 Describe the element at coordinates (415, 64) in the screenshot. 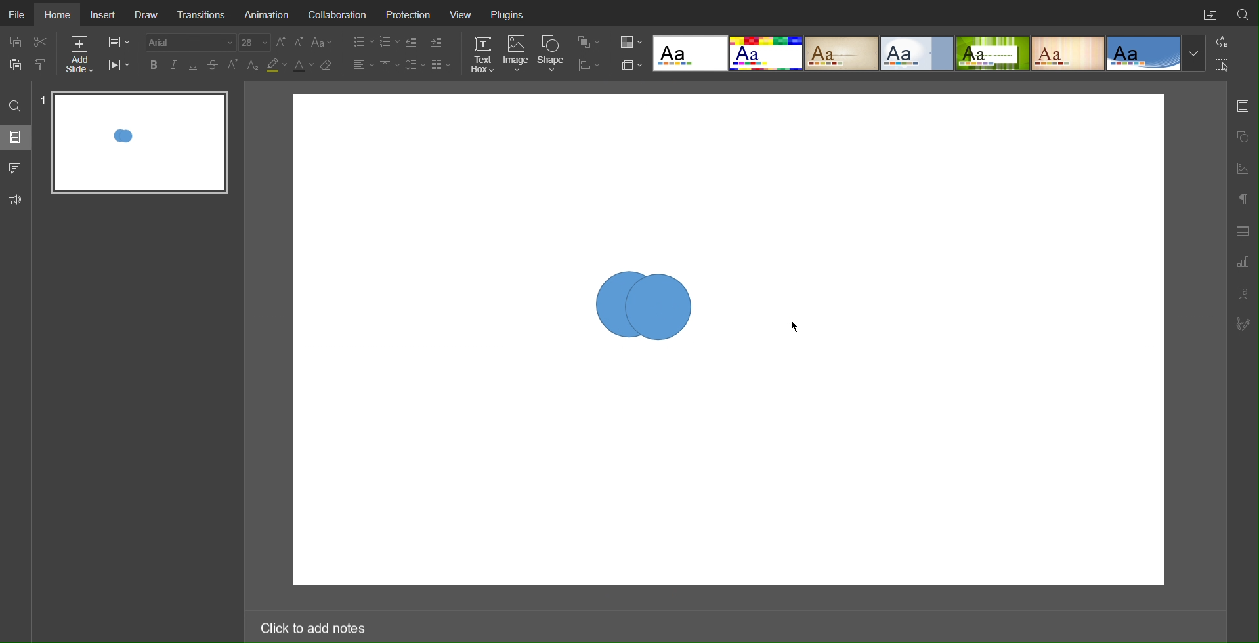

I see `Line Spacing` at that location.